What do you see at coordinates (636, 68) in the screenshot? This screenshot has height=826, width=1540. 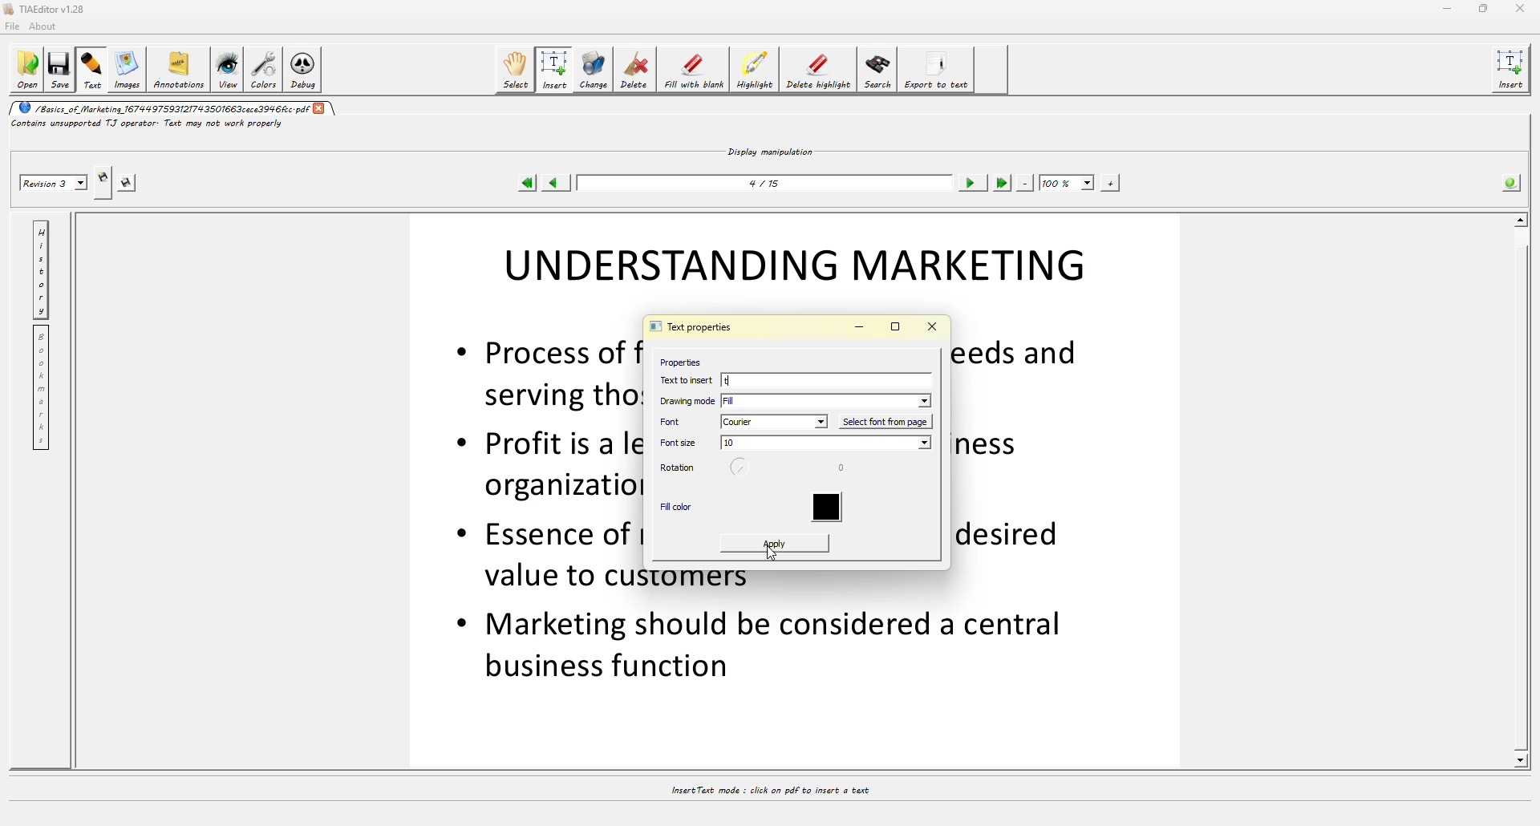 I see `delete` at bounding box center [636, 68].